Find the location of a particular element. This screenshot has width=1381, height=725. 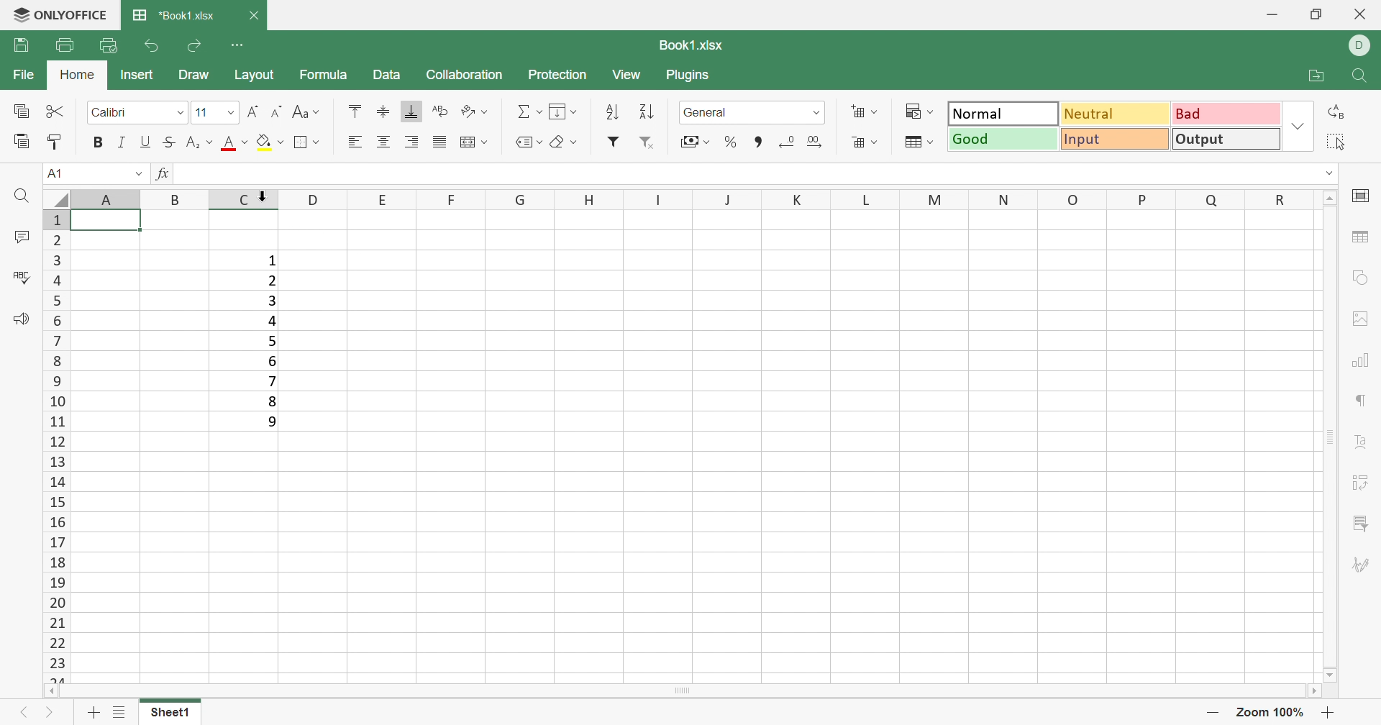

Drop Down is located at coordinates (1298, 129).